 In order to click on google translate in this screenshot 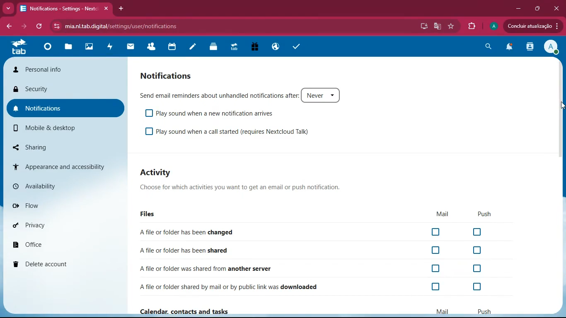, I will do `click(437, 26)`.